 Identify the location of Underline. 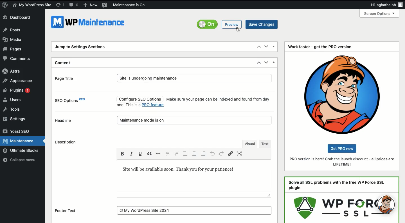
(140, 154).